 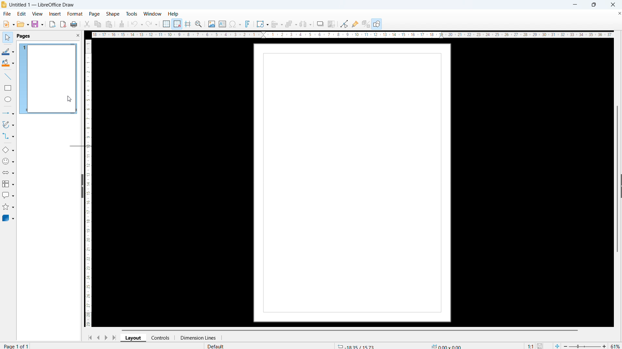 What do you see at coordinates (199, 24) in the screenshot?
I see `zoom` at bounding box center [199, 24].